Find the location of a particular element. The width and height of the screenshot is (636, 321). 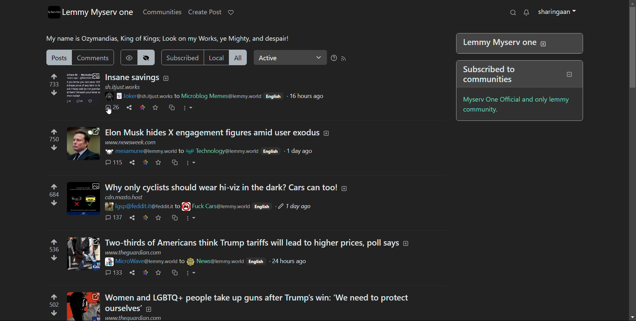

url is located at coordinates (134, 318).